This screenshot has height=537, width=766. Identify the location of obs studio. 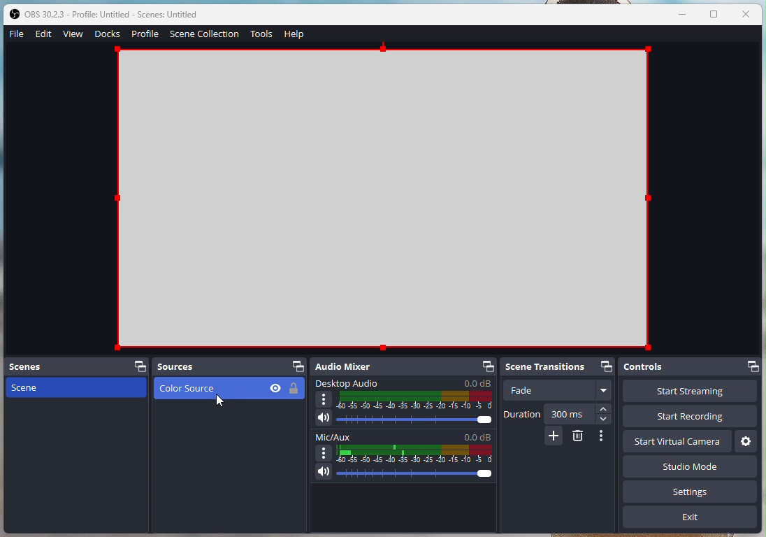
(118, 15).